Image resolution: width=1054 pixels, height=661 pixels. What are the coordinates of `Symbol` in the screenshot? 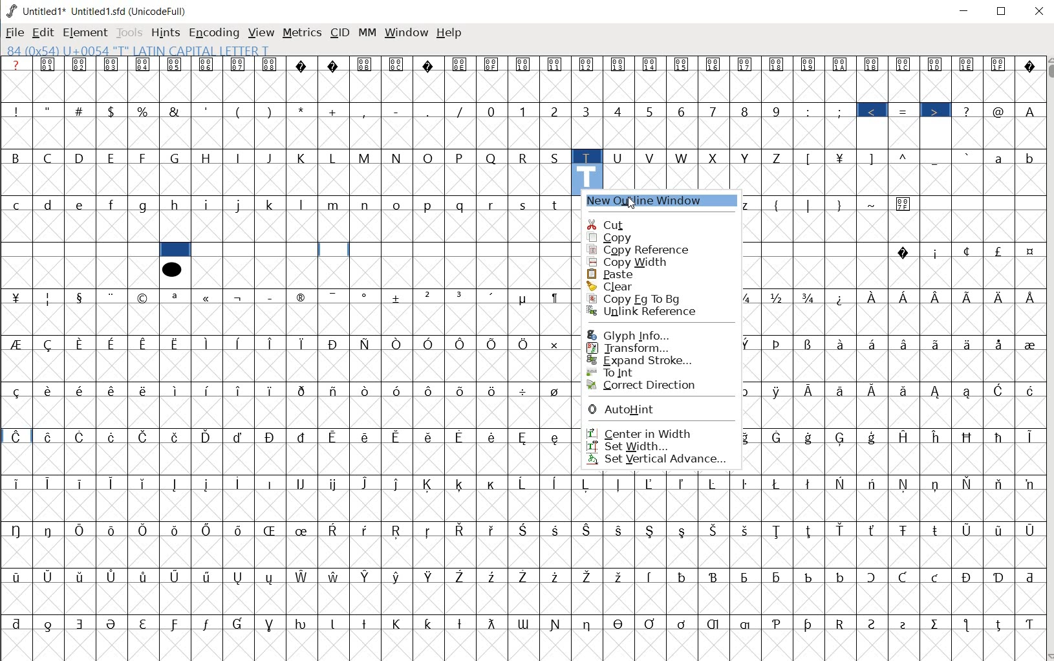 It's located at (969, 578).